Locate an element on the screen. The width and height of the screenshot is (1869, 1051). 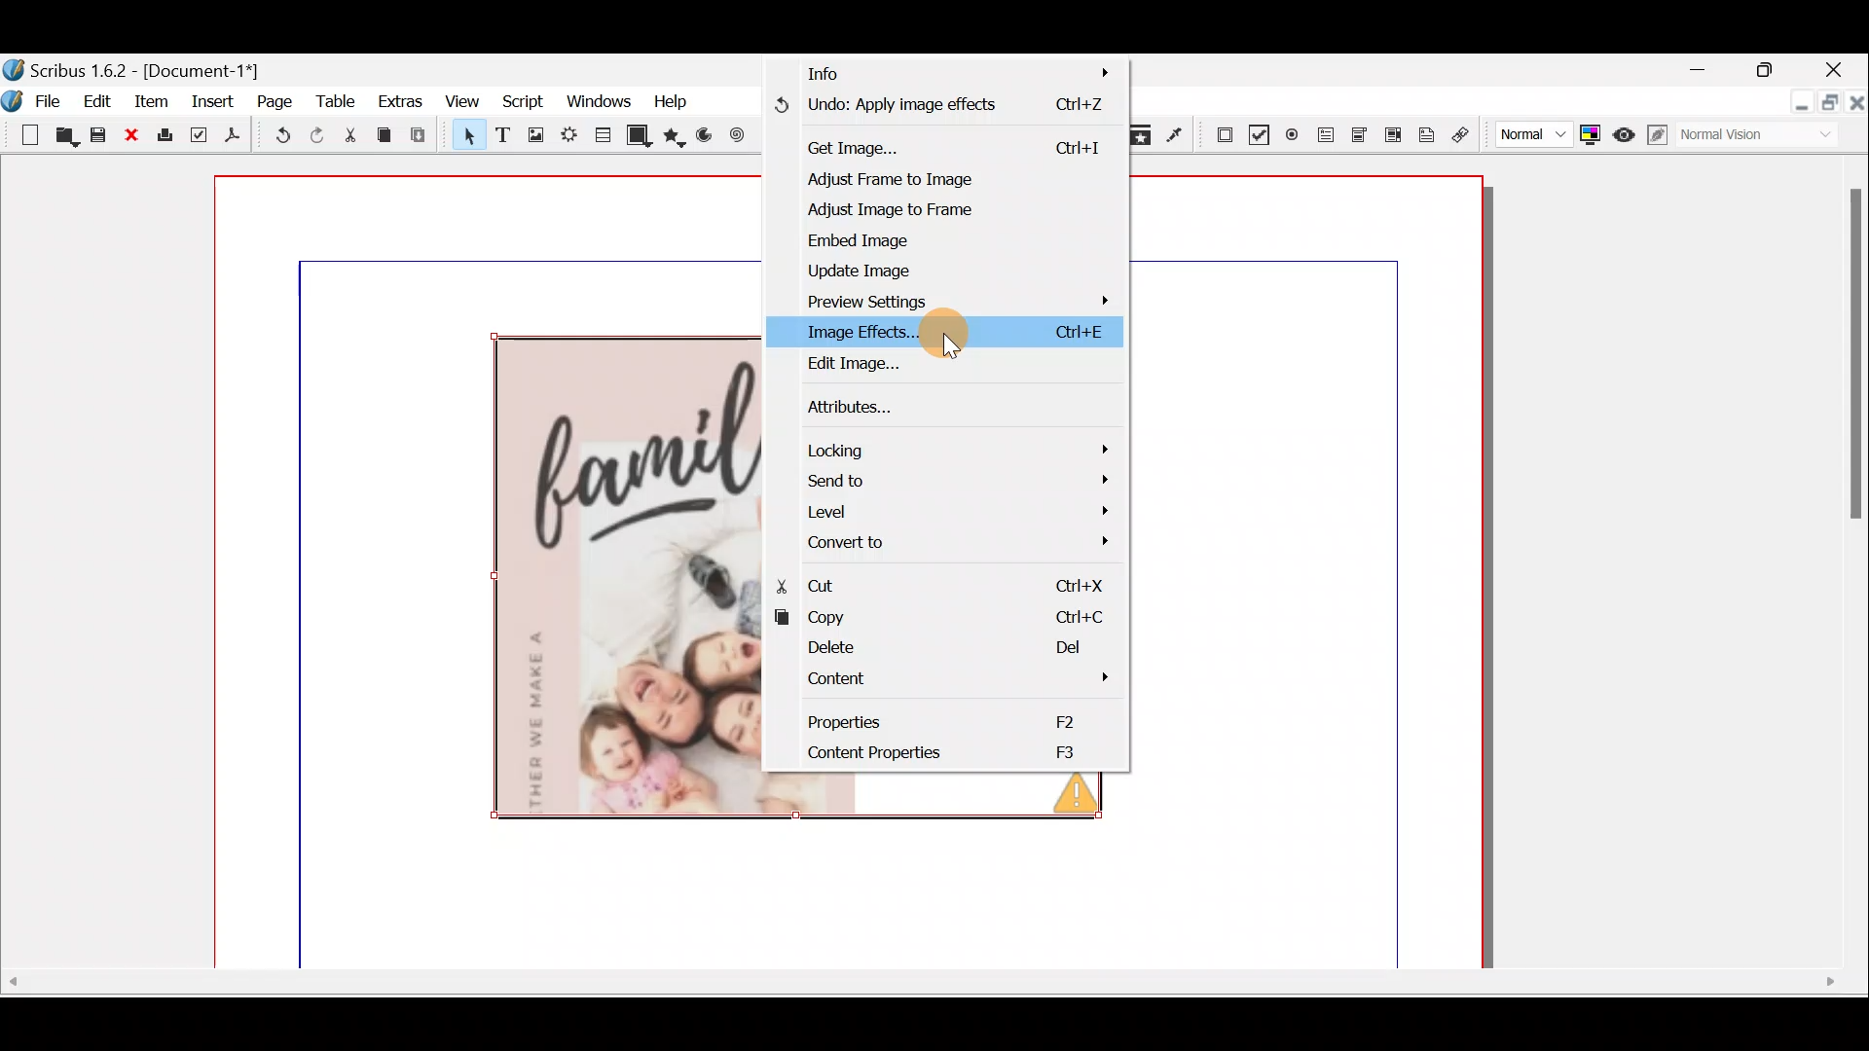
Table is located at coordinates (338, 103).